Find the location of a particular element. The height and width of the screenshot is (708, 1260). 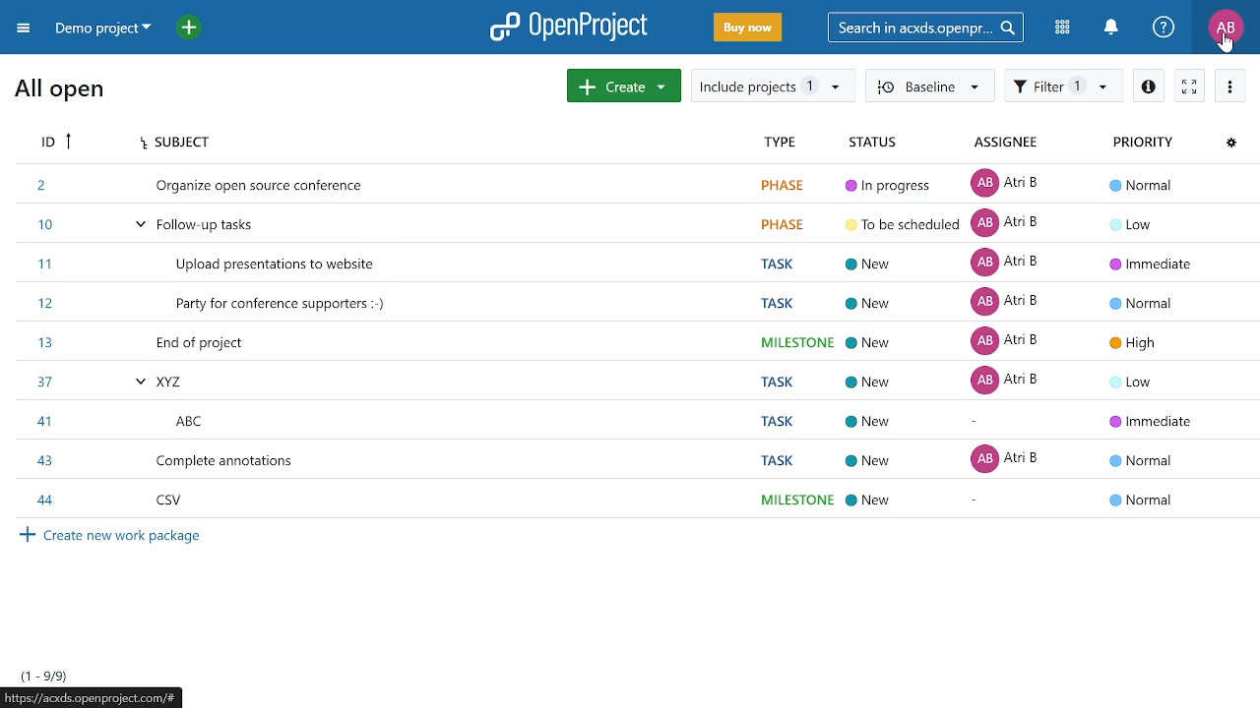

Assignee is located at coordinates (1013, 143).